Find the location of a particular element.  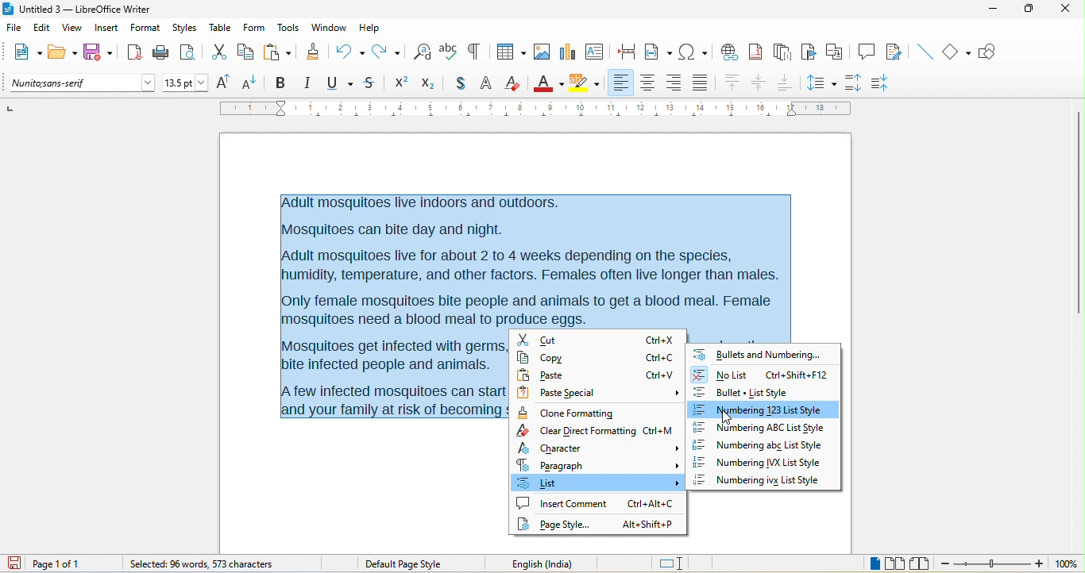

Untitled 3 — LibreOffice Writer is located at coordinates (83, 9).